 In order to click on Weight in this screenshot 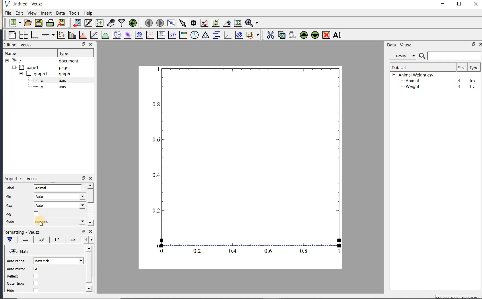, I will do `click(412, 87)`.